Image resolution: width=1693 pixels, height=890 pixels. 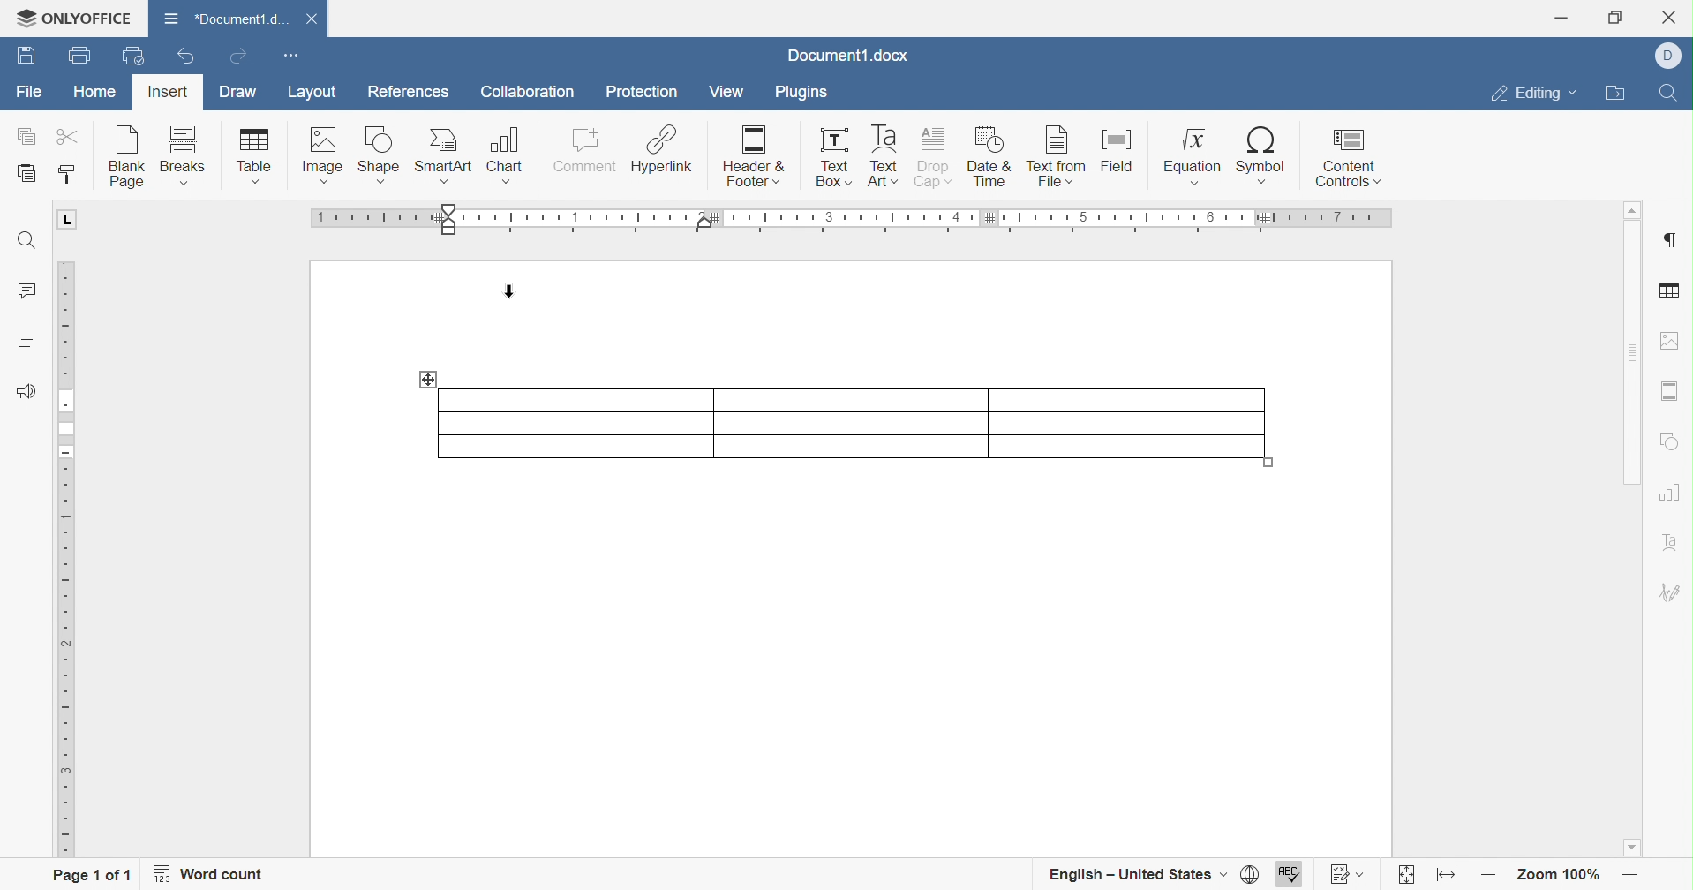 I want to click on Feedback & Support, so click(x=25, y=391).